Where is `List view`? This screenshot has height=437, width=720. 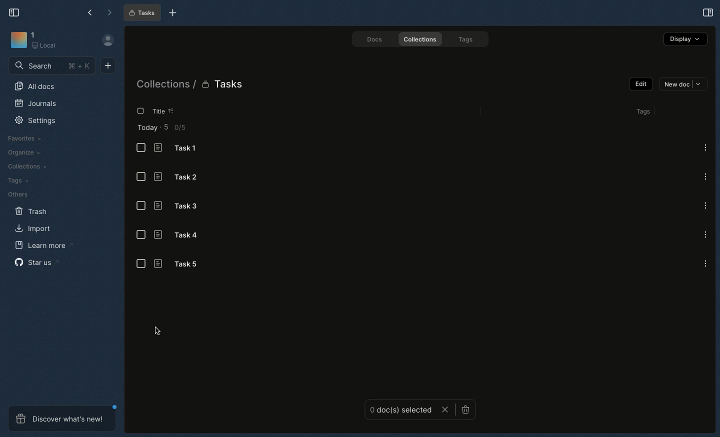 List view is located at coordinates (140, 236).